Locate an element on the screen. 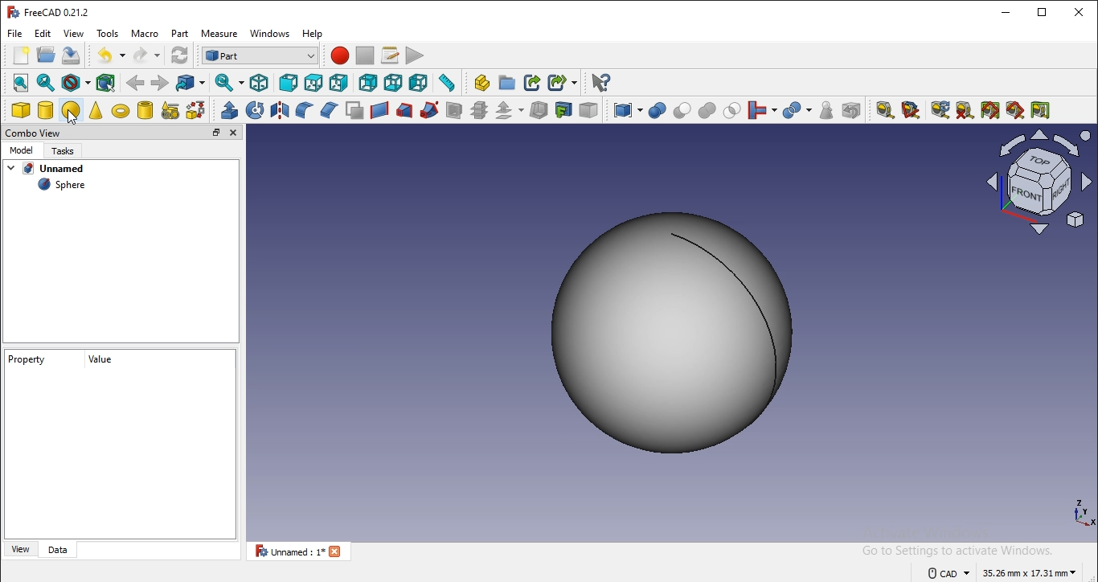 The width and height of the screenshot is (1098, 582). property is located at coordinates (30, 359).